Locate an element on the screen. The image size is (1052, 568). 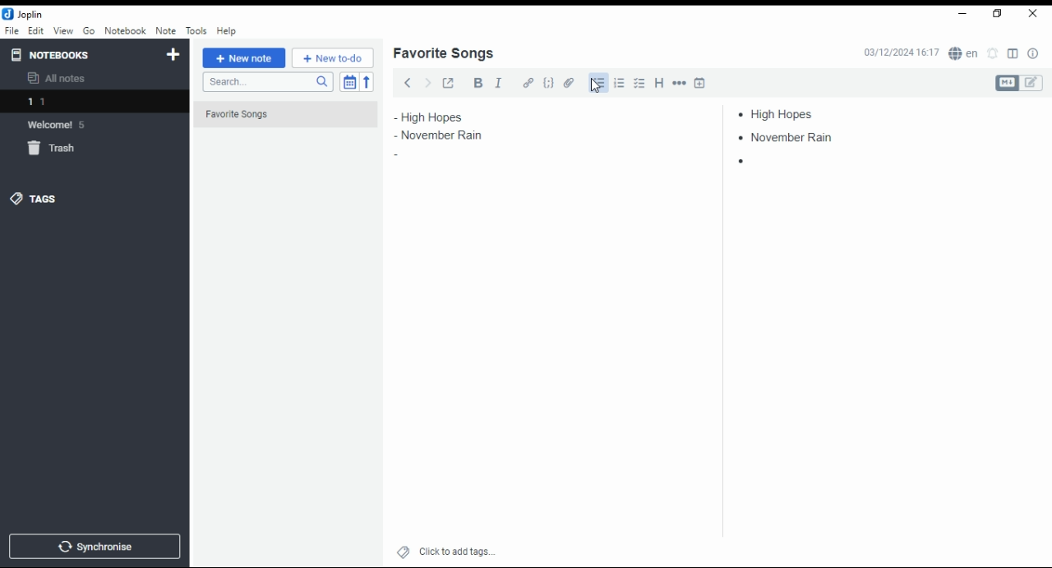
toggle external editing is located at coordinates (449, 82).